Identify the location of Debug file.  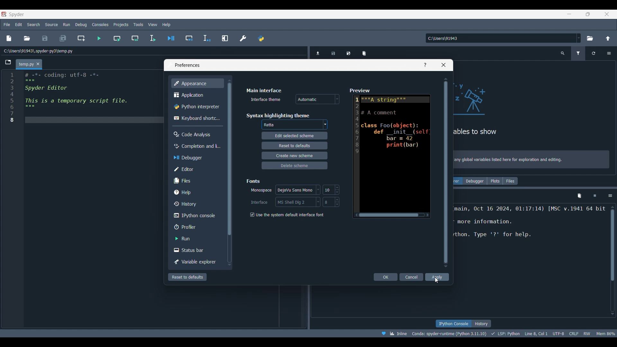
(171, 38).